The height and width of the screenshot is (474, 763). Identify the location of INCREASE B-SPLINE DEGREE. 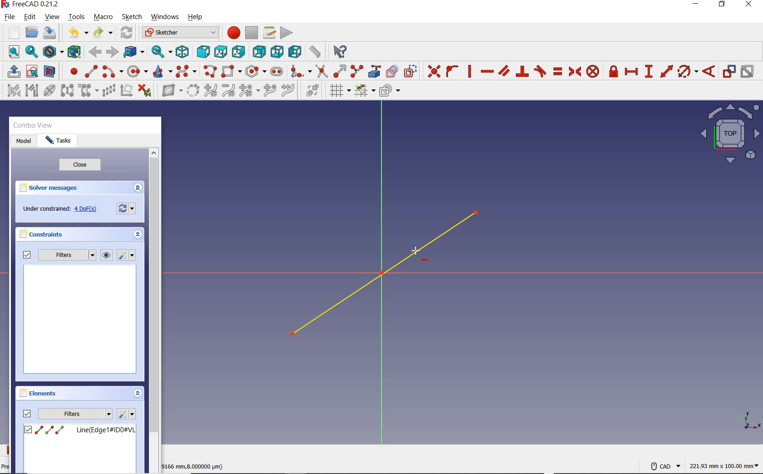
(210, 90).